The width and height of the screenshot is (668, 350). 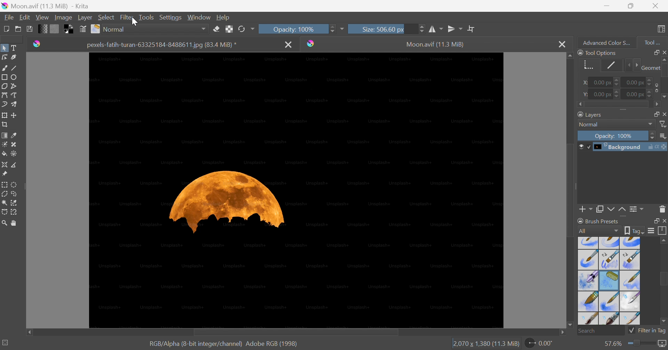 What do you see at coordinates (637, 210) in the screenshot?
I see `View or change the layer properties` at bounding box center [637, 210].